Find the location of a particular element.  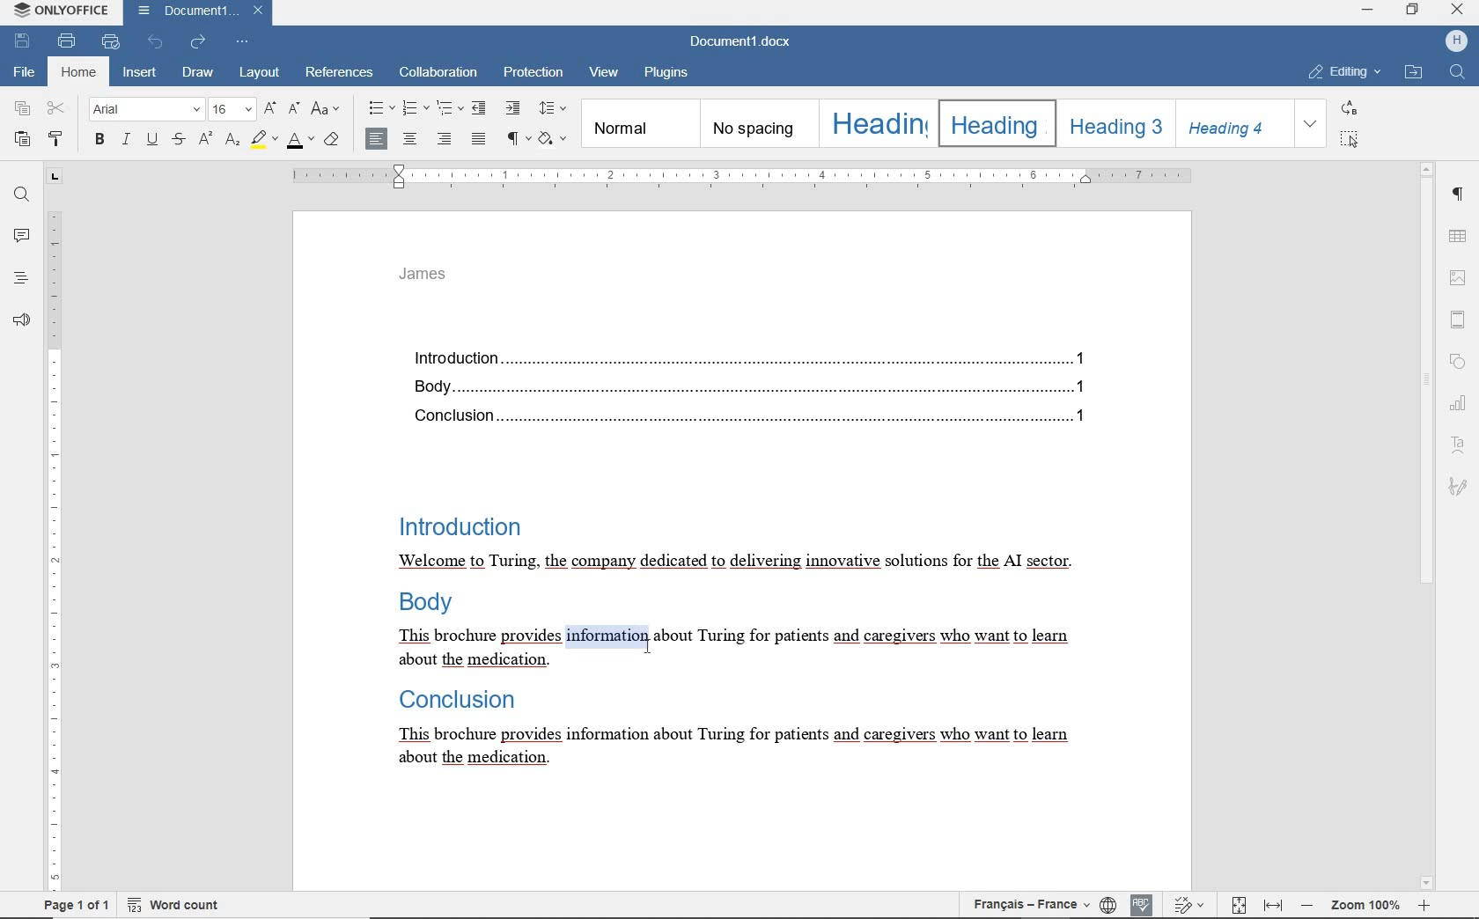

EXPAND is located at coordinates (1311, 124).